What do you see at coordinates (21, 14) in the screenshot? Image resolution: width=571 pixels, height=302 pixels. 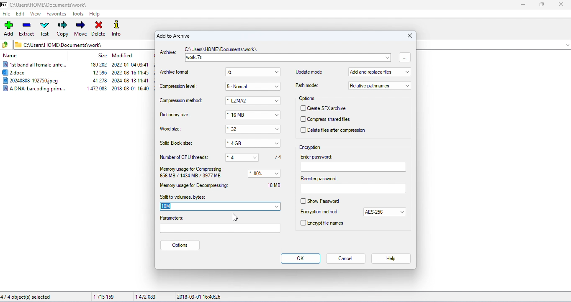 I see `edit` at bounding box center [21, 14].